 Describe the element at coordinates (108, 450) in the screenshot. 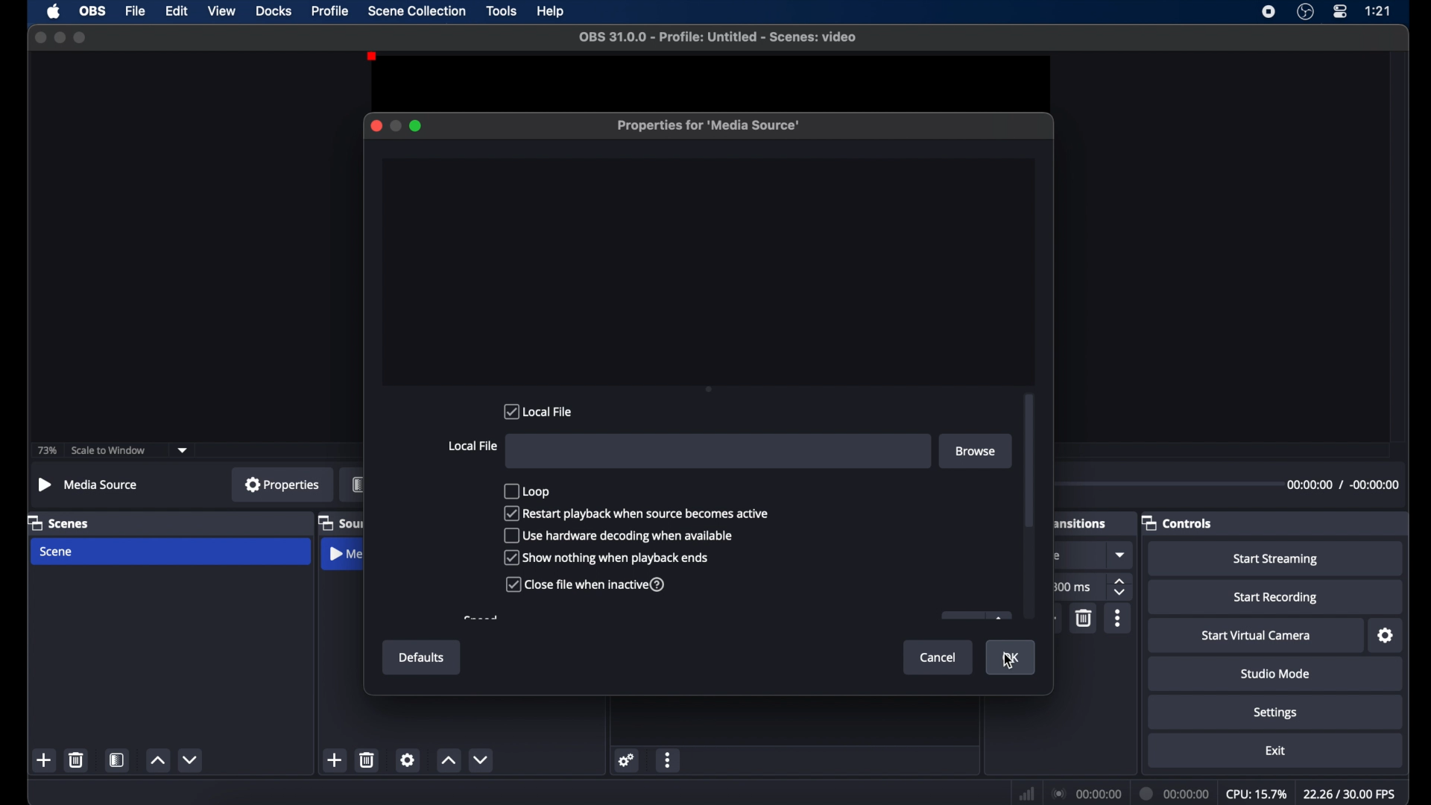

I see `scale to window` at that location.